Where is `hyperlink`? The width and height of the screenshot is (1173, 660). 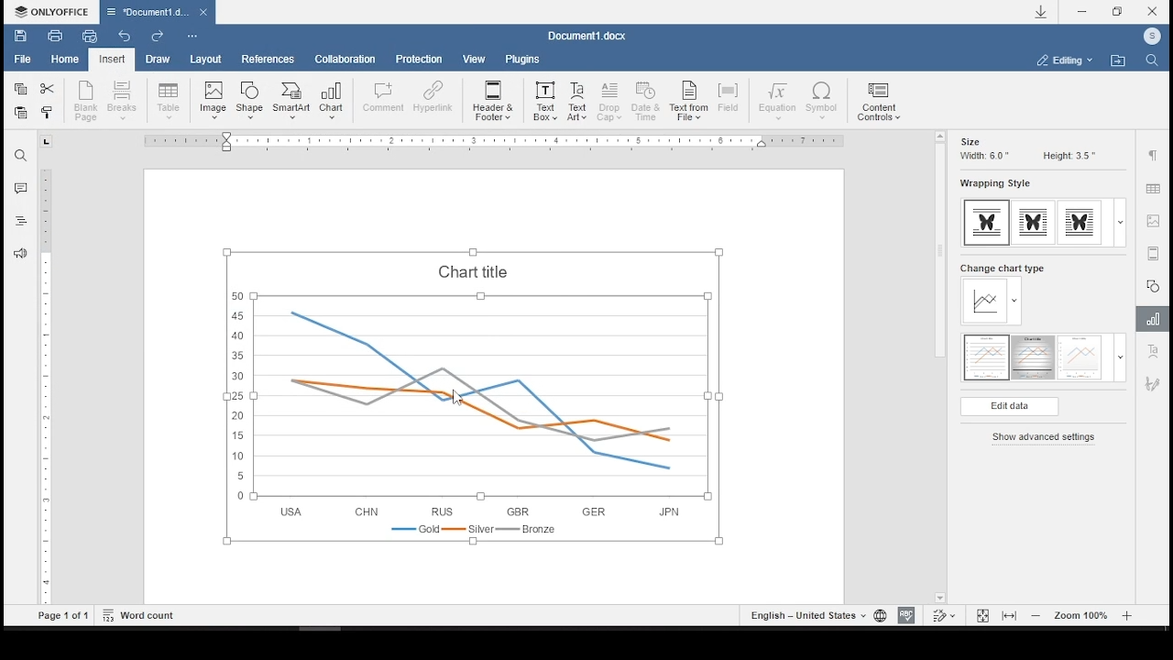
hyperlink is located at coordinates (433, 99).